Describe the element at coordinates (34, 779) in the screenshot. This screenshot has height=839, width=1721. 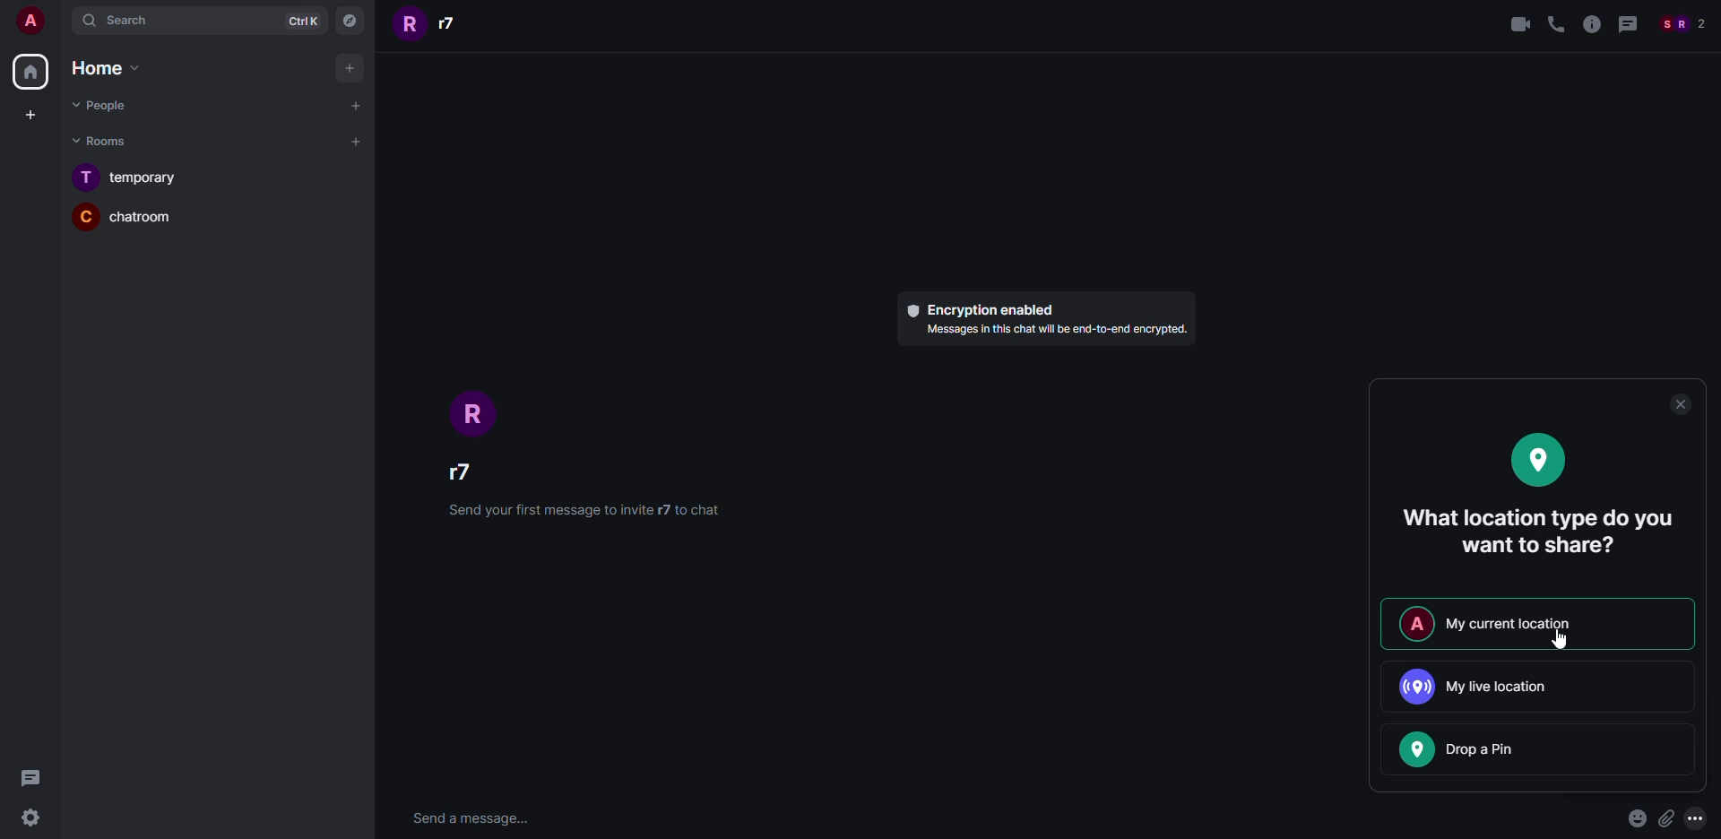
I see `Message` at that location.